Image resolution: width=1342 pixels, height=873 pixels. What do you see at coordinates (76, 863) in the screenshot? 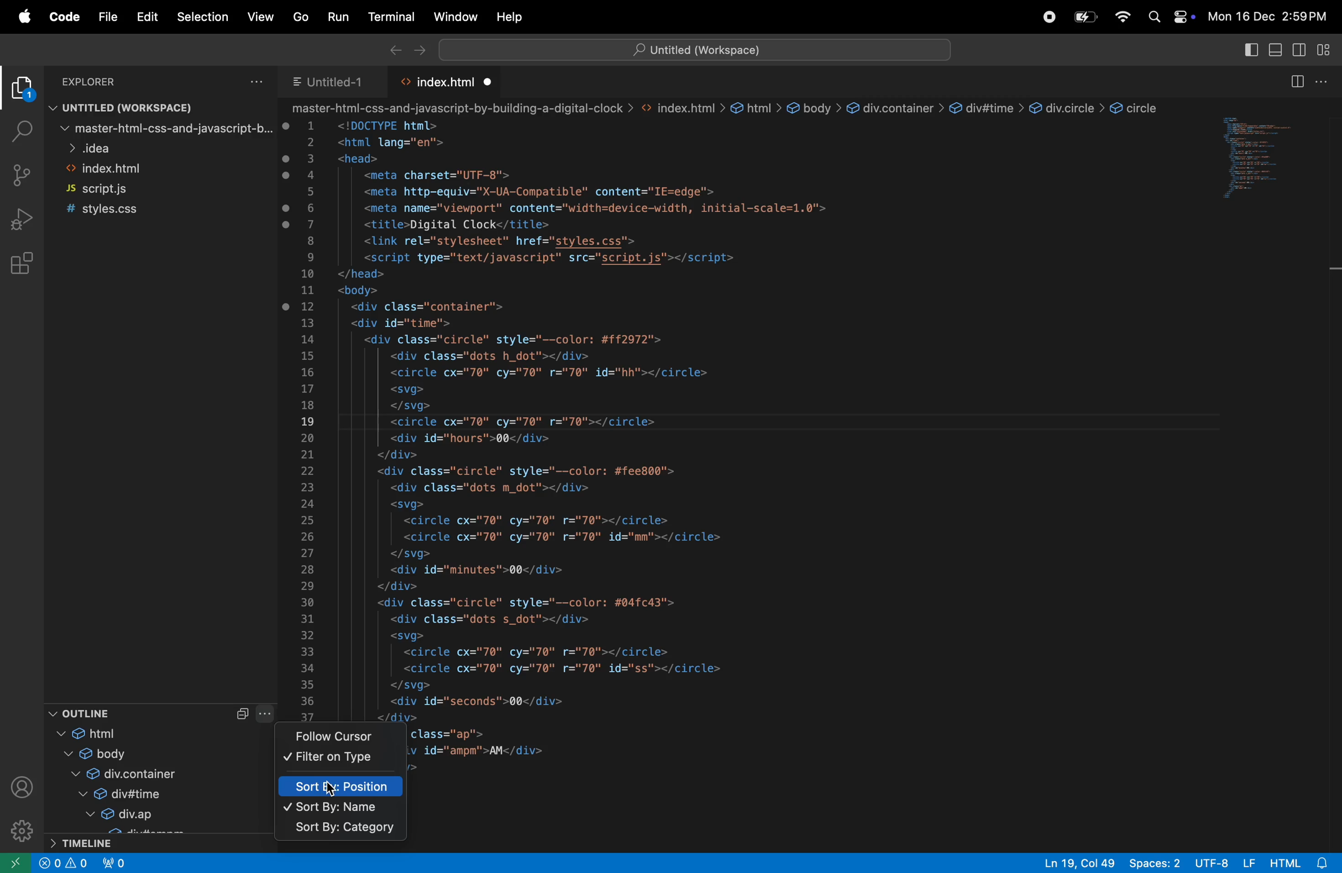
I see `create alert` at bounding box center [76, 863].